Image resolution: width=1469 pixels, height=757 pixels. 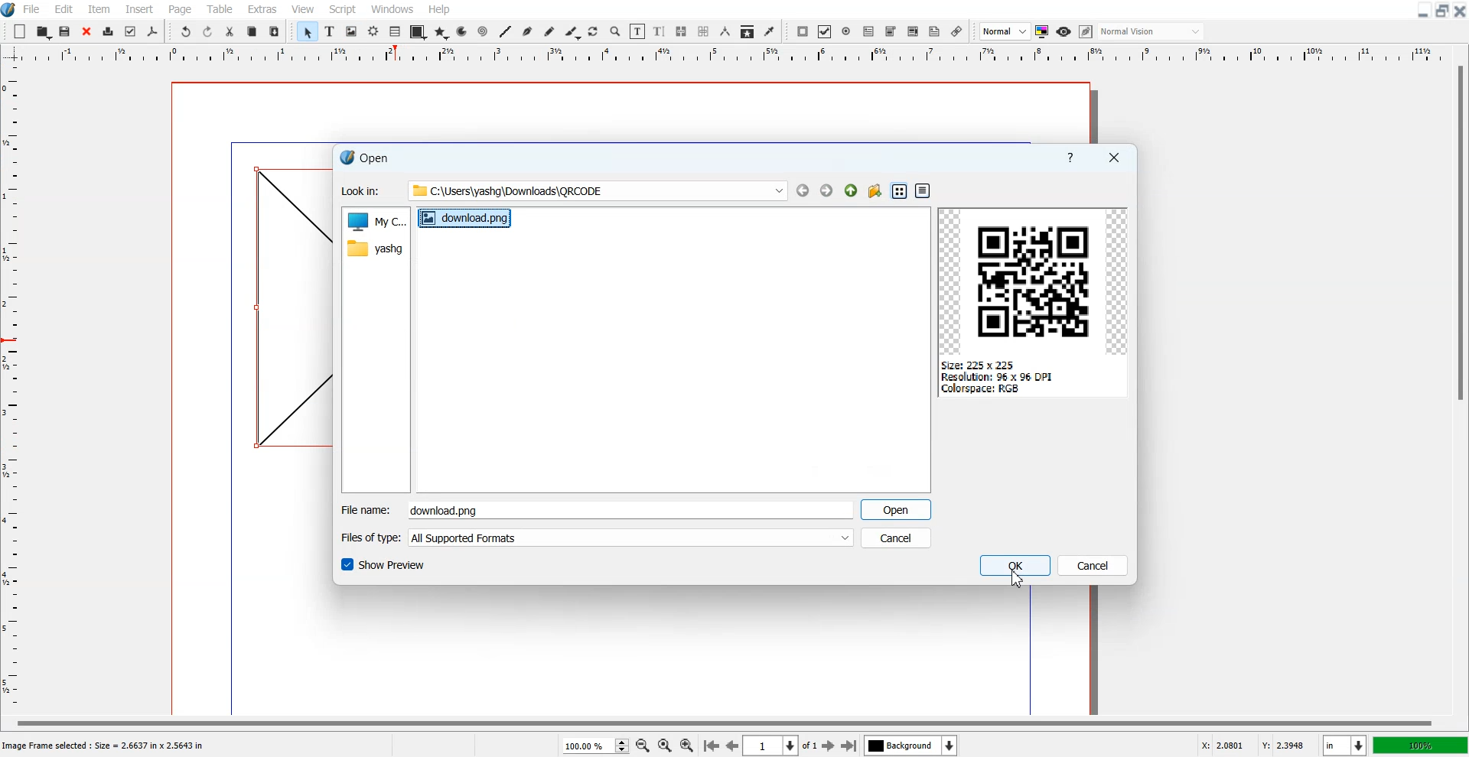 What do you see at coordinates (897, 538) in the screenshot?
I see `Cancel` at bounding box center [897, 538].